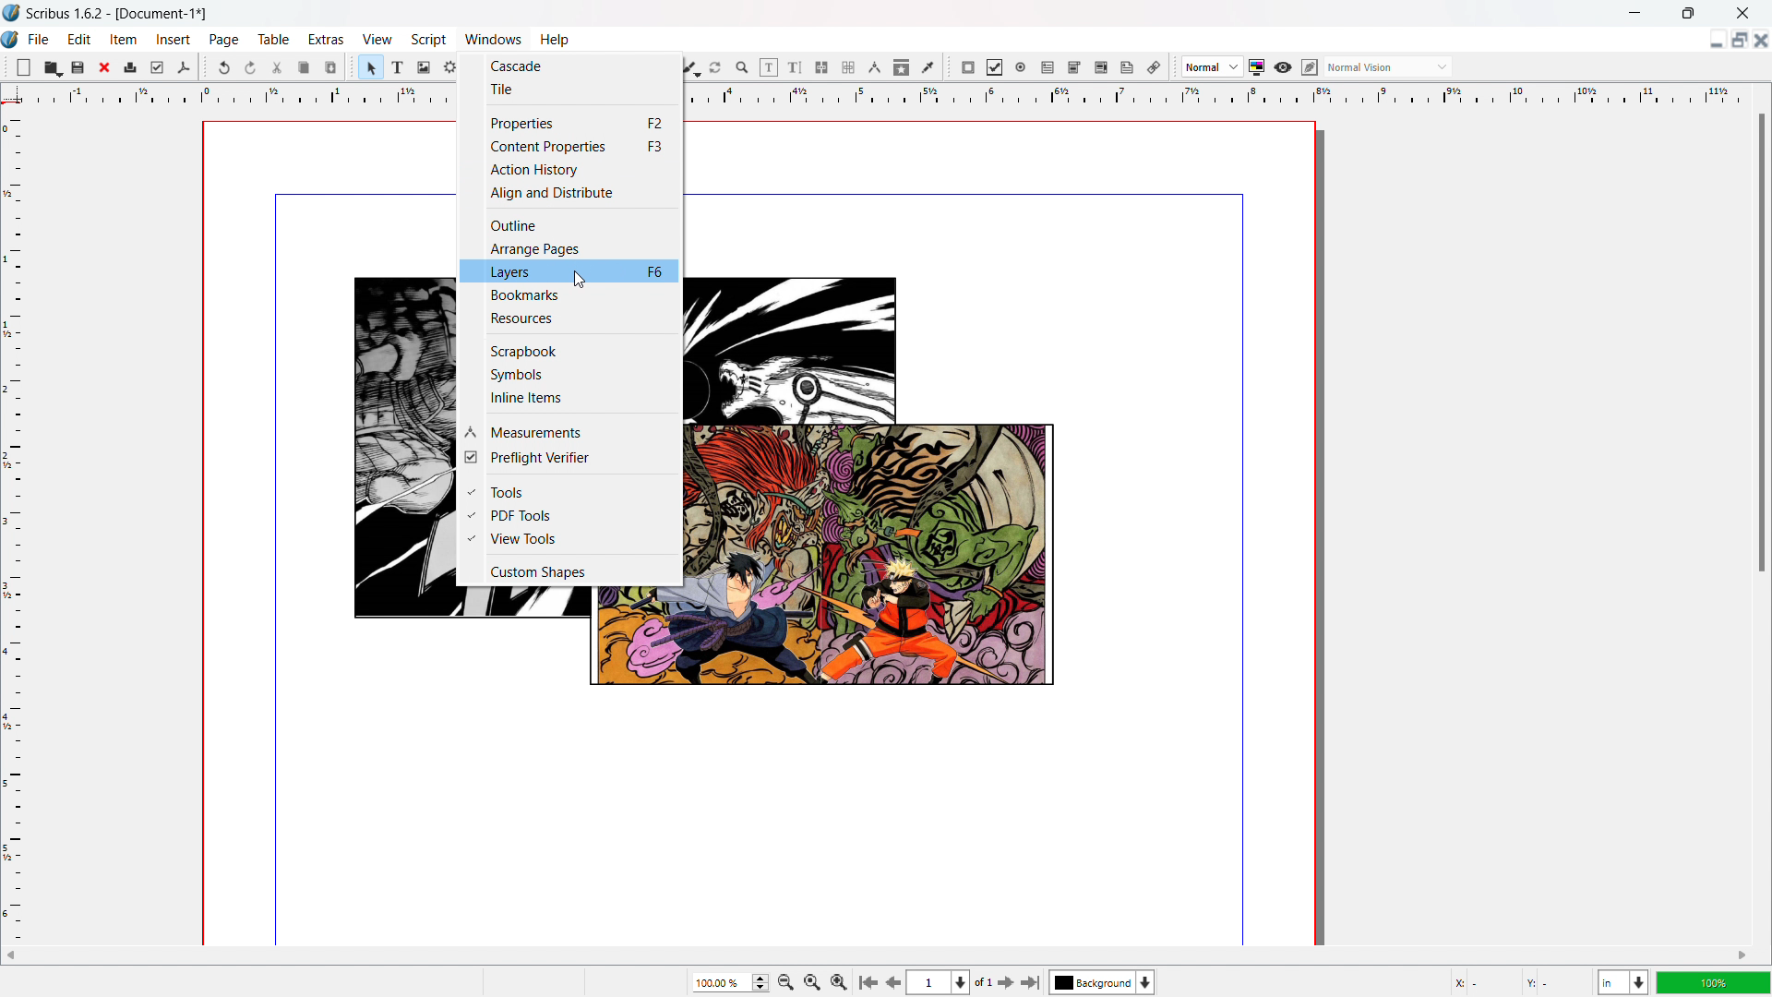 This screenshot has width=1772, height=997. Describe the element at coordinates (984, 983) in the screenshot. I see `of 1` at that location.